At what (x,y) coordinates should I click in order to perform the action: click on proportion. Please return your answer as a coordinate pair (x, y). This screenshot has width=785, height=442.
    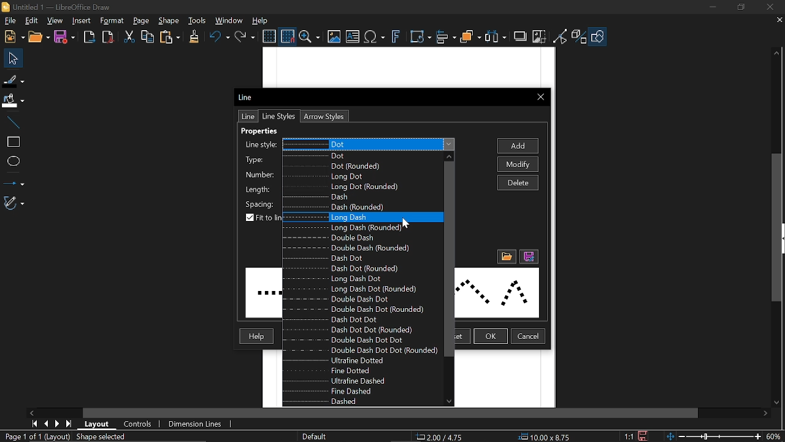
    Looking at the image, I should click on (627, 436).